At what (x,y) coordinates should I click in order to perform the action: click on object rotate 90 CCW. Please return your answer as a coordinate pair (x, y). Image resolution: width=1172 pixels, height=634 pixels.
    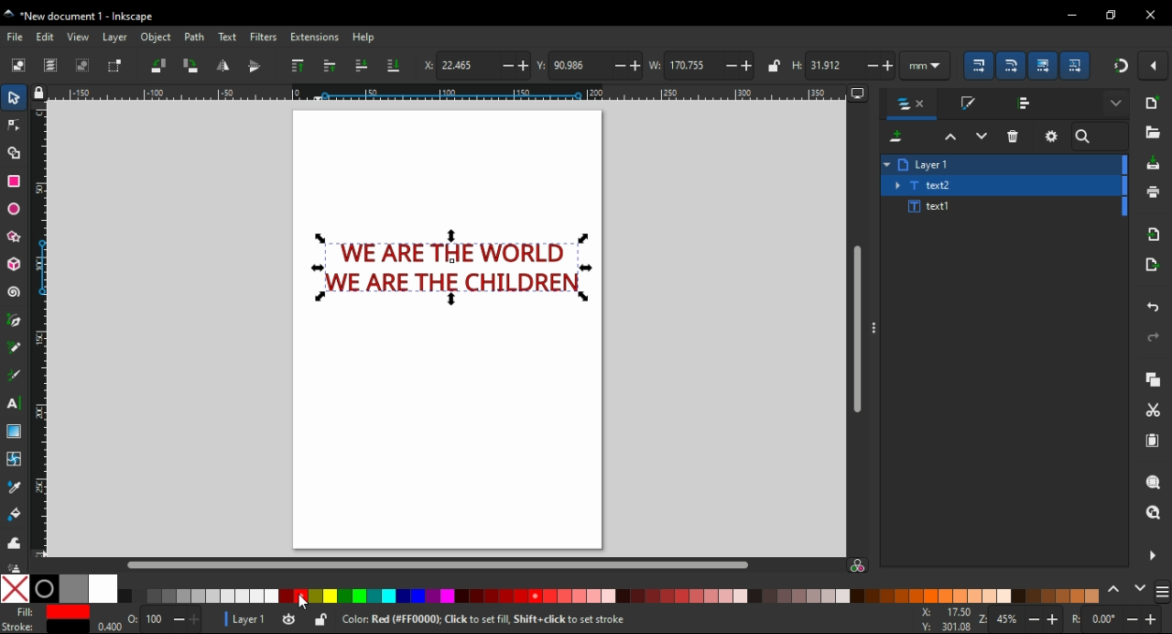
    Looking at the image, I should click on (155, 65).